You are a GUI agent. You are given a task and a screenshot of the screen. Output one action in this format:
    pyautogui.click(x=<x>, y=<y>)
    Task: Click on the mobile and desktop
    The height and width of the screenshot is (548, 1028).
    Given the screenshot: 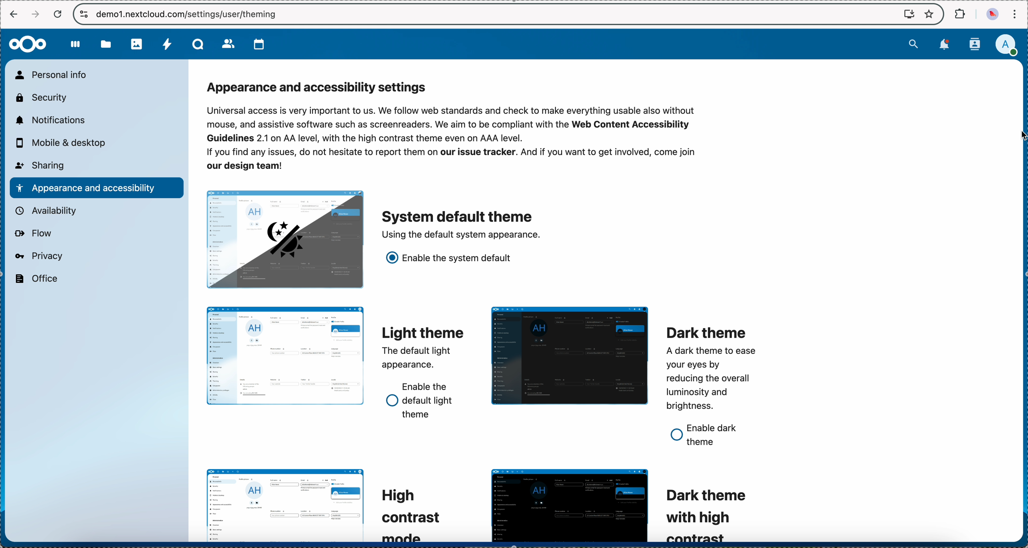 What is the action you would take?
    pyautogui.click(x=64, y=142)
    